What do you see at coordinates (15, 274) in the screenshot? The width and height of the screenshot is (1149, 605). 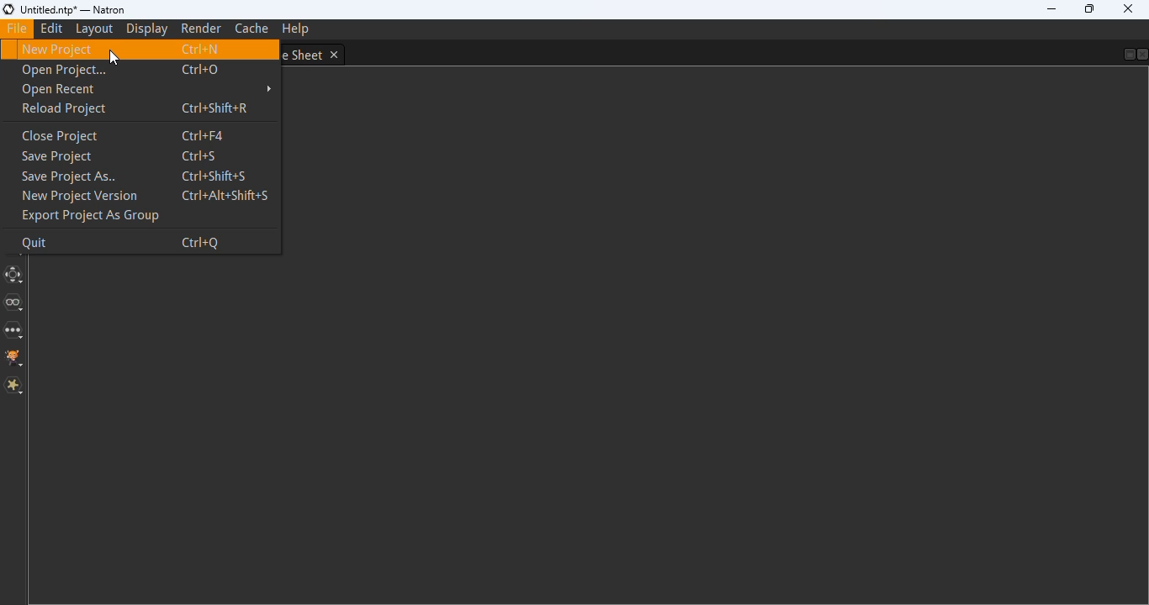 I see `transform` at bounding box center [15, 274].